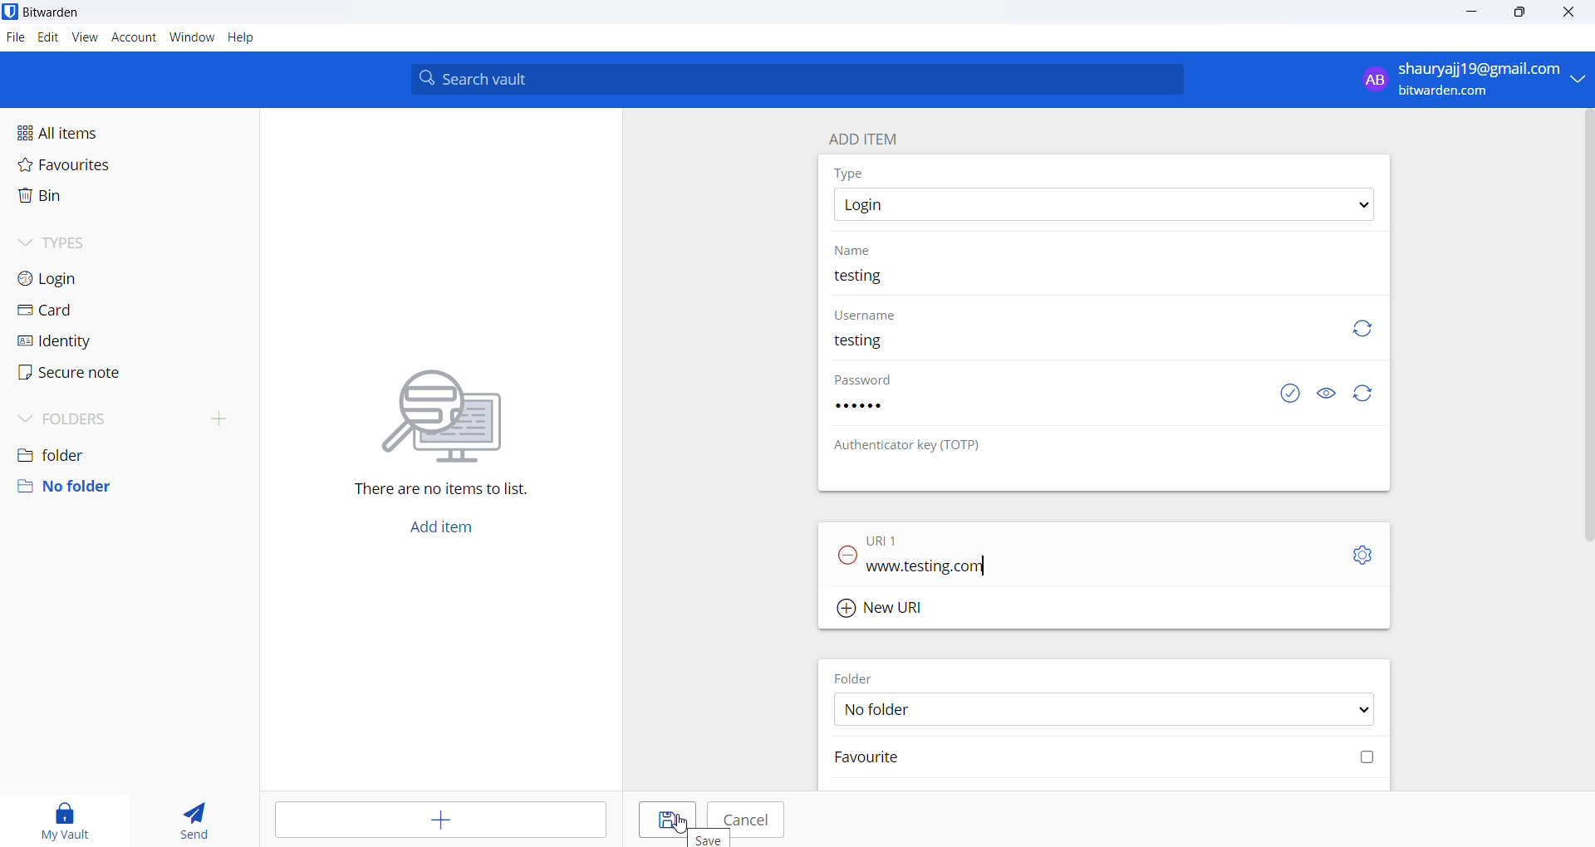 The height and width of the screenshot is (847, 1595). I want to click on refresh, so click(1363, 394).